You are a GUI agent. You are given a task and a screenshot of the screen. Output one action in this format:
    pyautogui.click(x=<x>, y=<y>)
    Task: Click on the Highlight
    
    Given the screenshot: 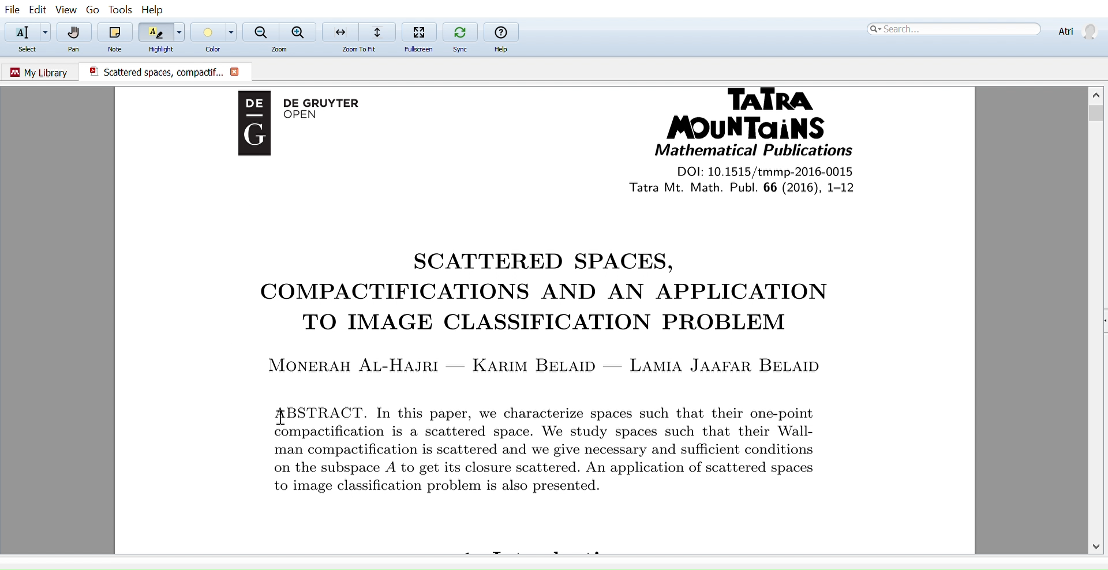 What is the action you would take?
    pyautogui.click(x=162, y=49)
    